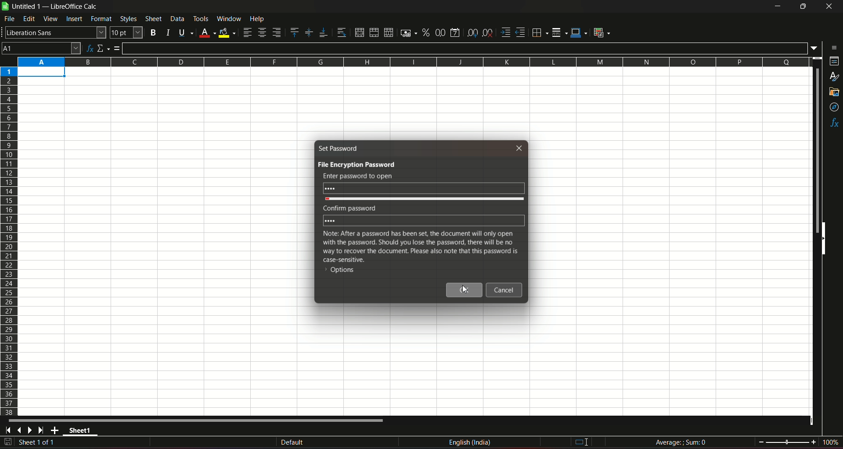 This screenshot has height=449, width=843. I want to click on delete decimal point, so click(488, 32).